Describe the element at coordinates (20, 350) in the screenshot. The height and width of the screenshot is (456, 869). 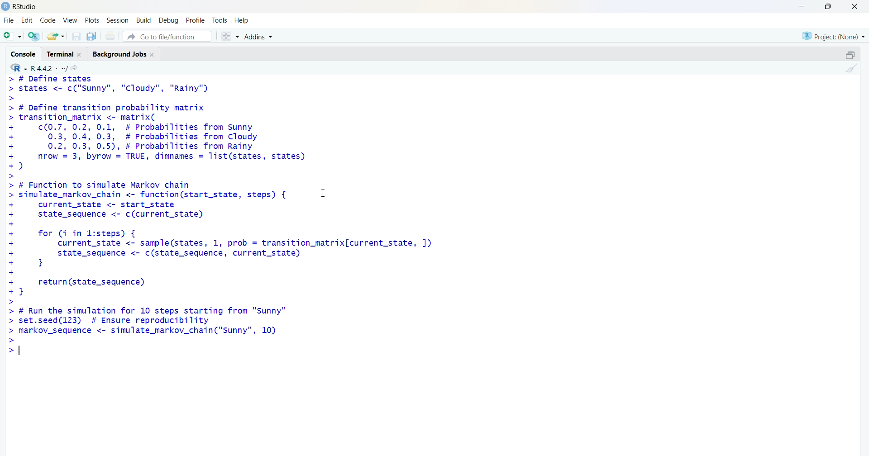
I see `text cursor` at that location.